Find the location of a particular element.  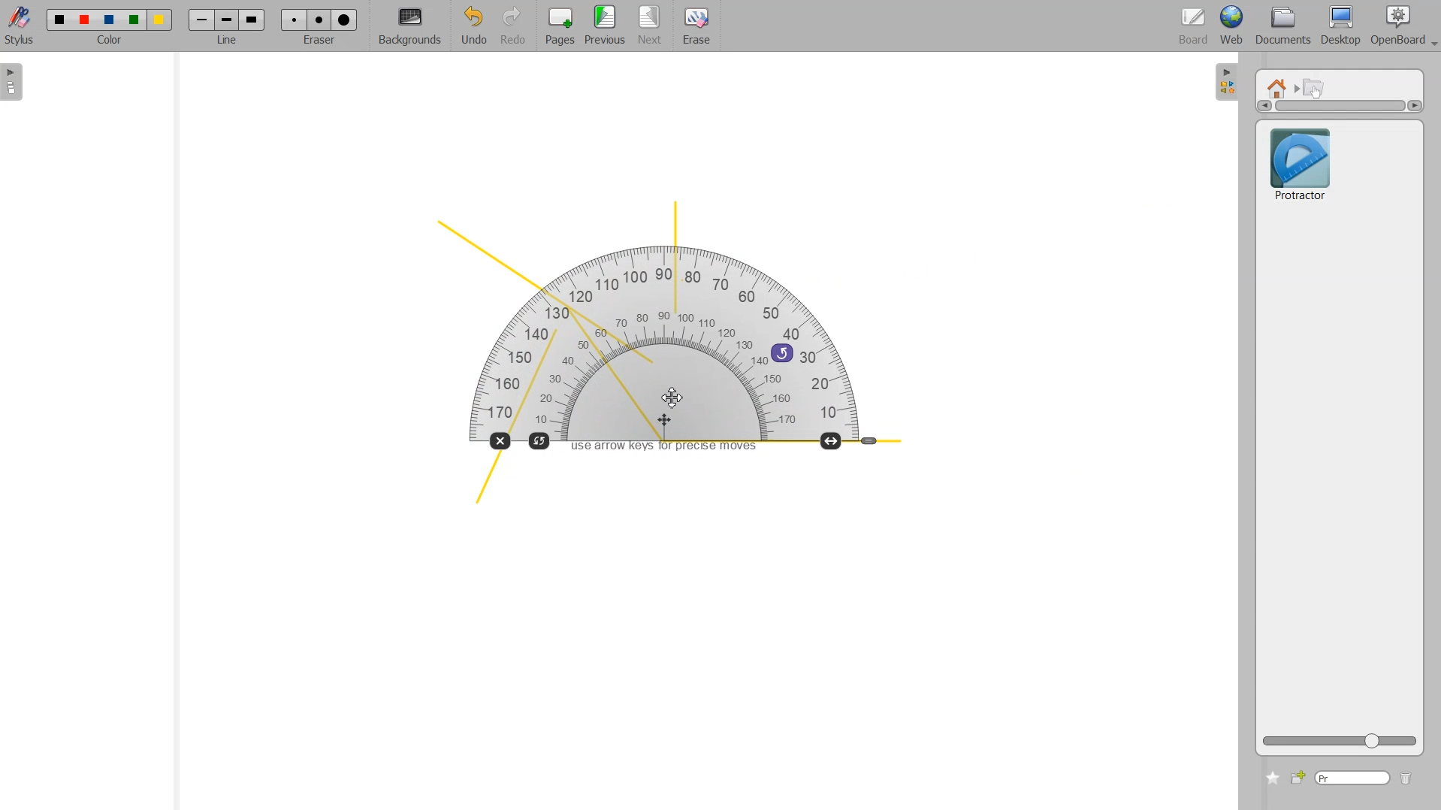

Interactive is located at coordinates (1315, 87).